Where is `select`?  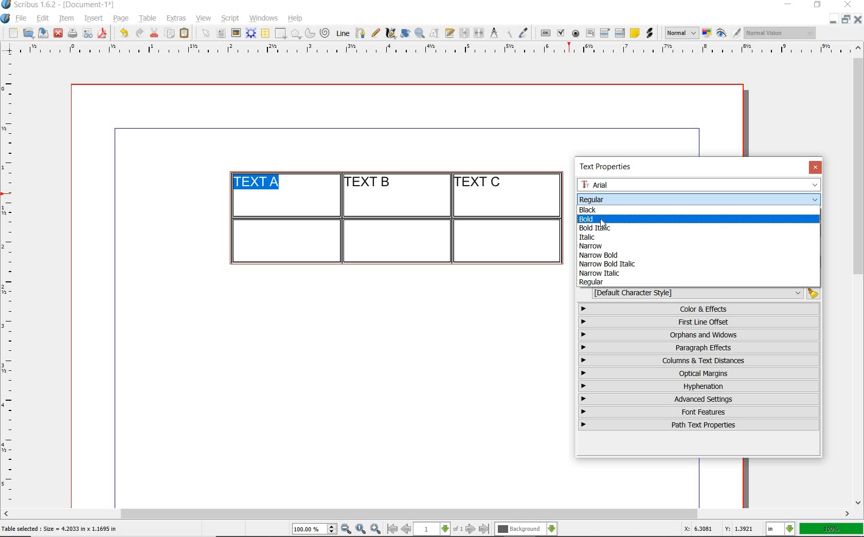 select is located at coordinates (207, 34).